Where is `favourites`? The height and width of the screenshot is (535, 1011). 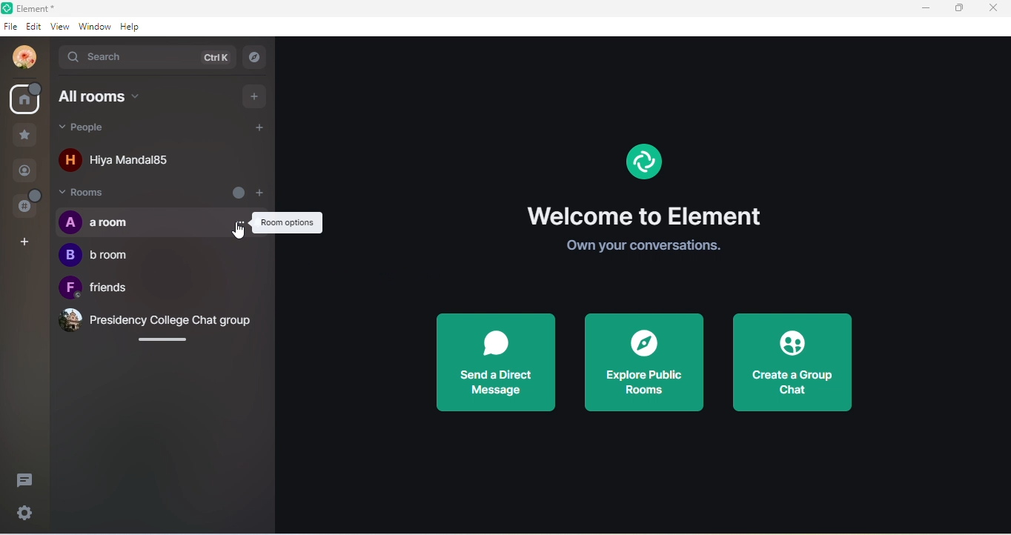 favourites is located at coordinates (25, 136).